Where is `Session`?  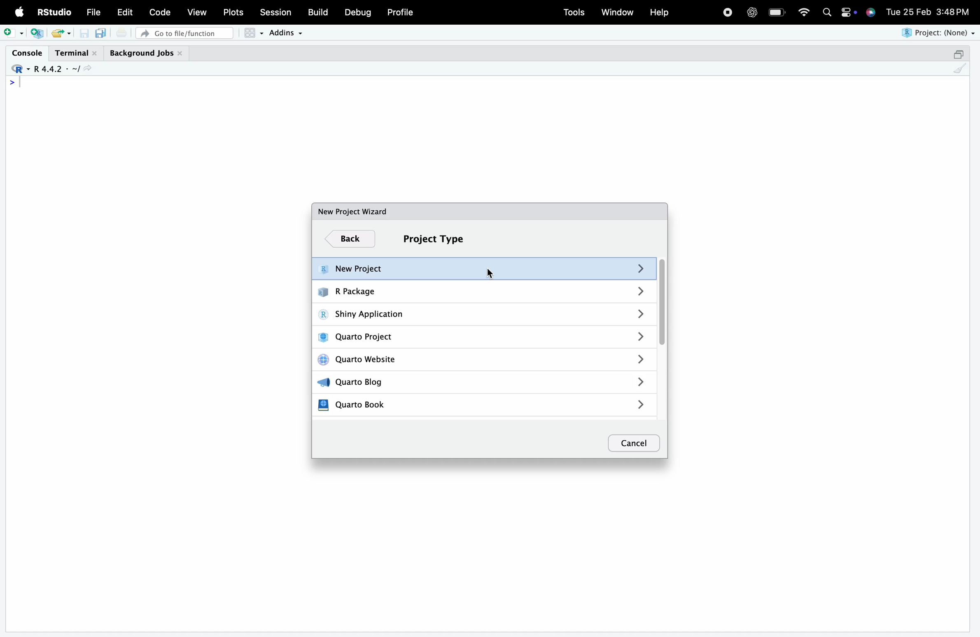
Session is located at coordinates (275, 11).